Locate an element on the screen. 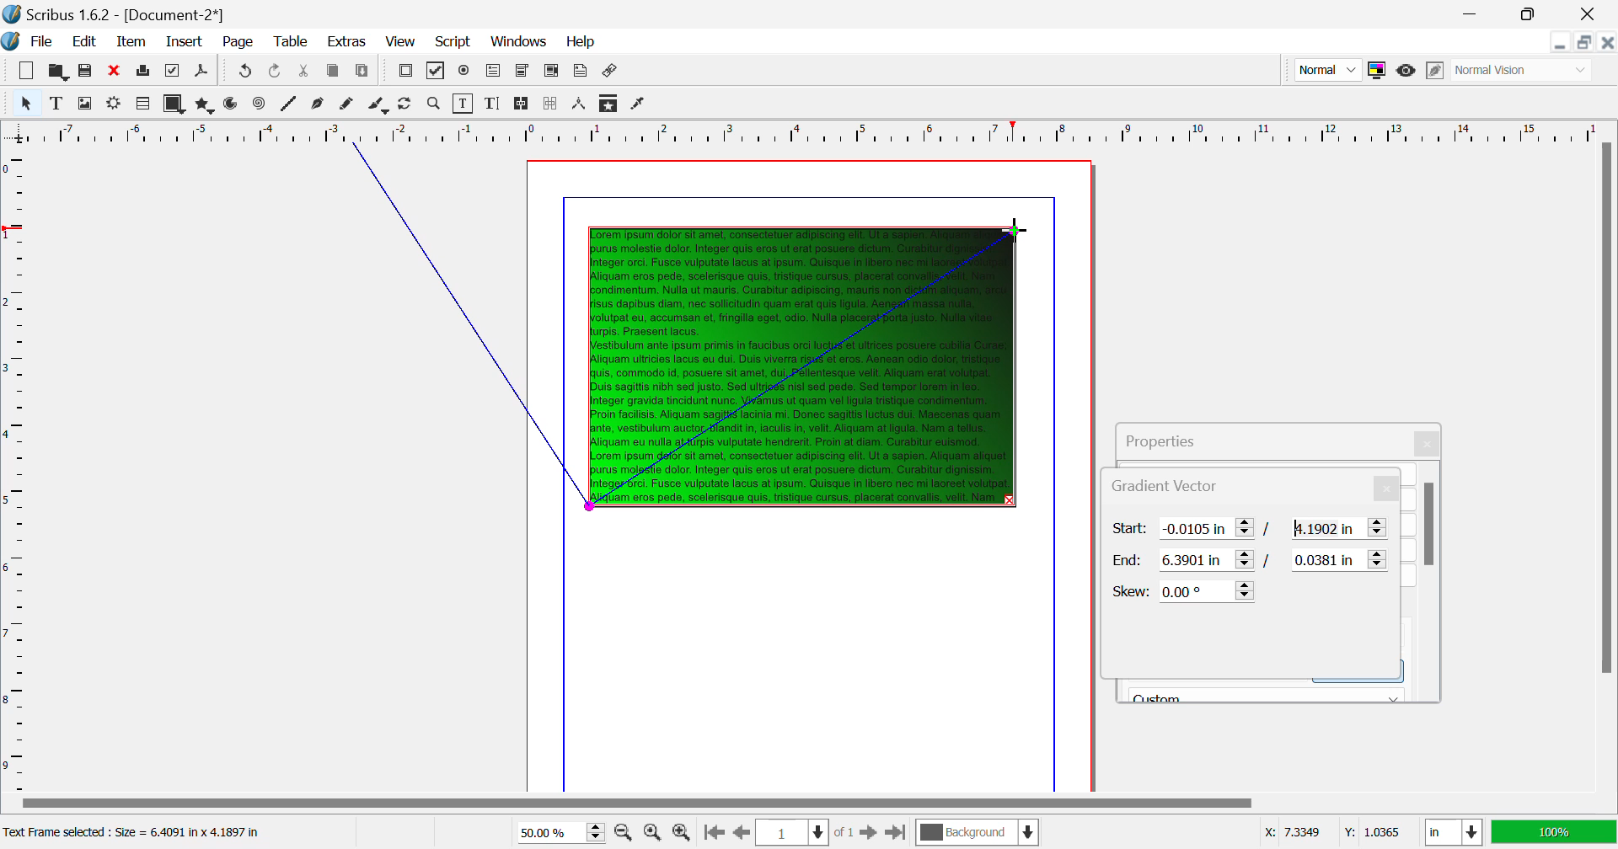 The width and height of the screenshot is (1618, 849). Text Annotation is located at coordinates (580, 72).